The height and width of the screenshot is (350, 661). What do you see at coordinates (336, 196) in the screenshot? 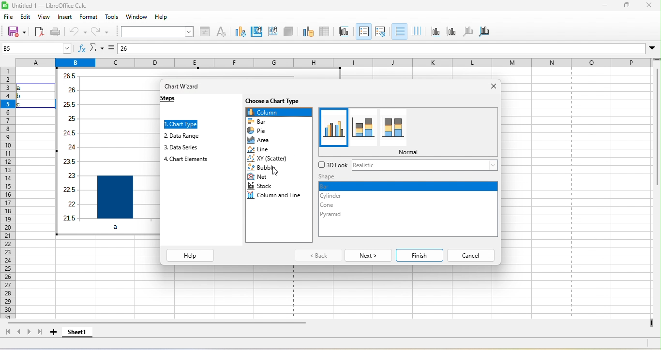
I see `cylinder` at bounding box center [336, 196].